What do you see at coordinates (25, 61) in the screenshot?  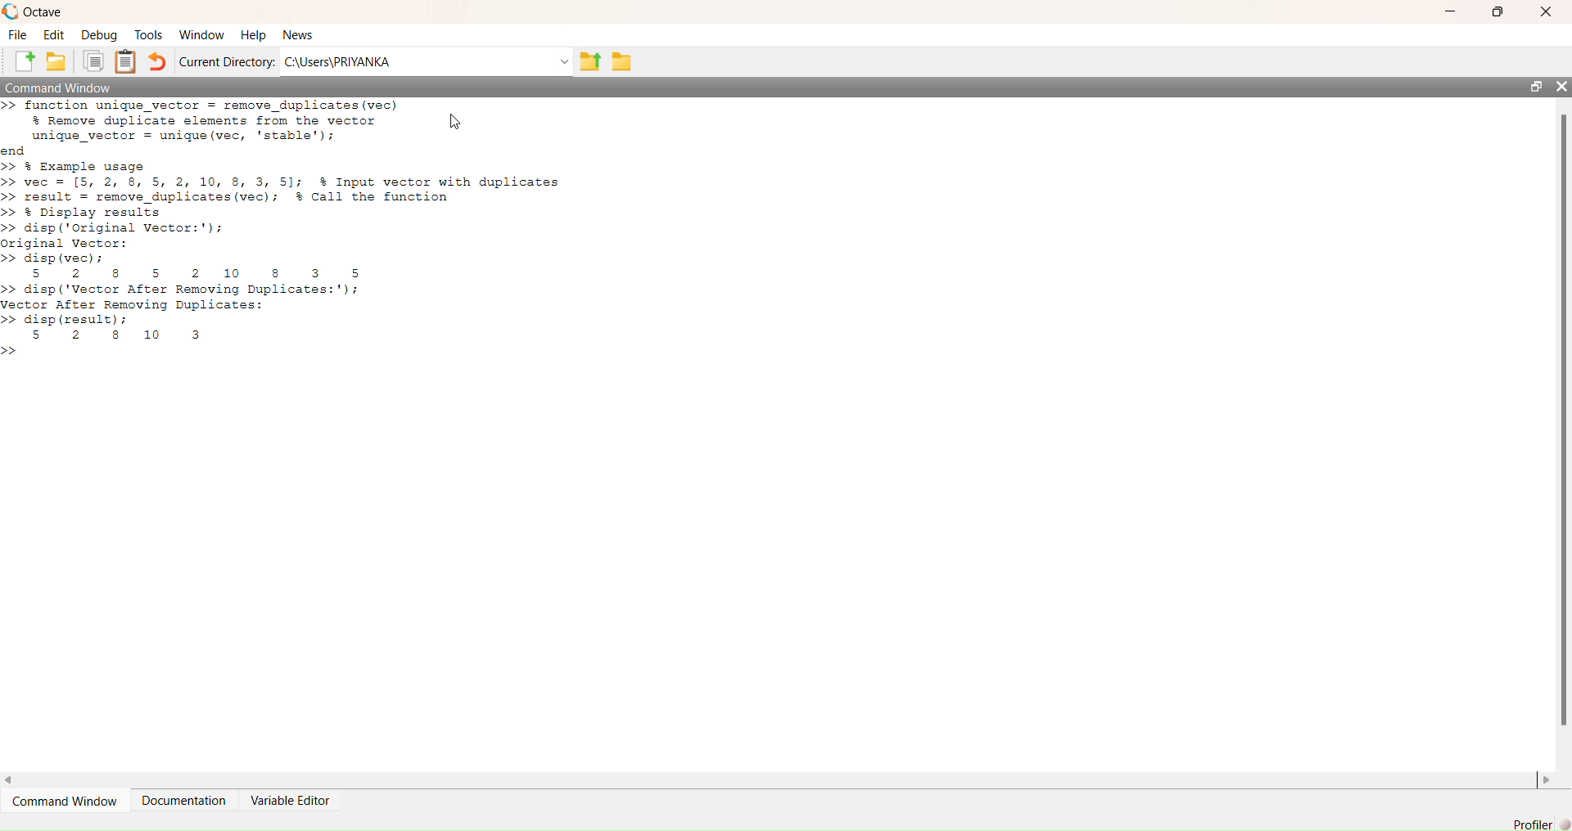 I see `add file` at bounding box center [25, 61].